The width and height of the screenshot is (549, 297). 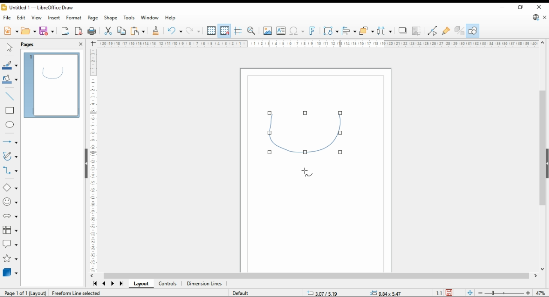 What do you see at coordinates (9, 96) in the screenshot?
I see `insert line` at bounding box center [9, 96].